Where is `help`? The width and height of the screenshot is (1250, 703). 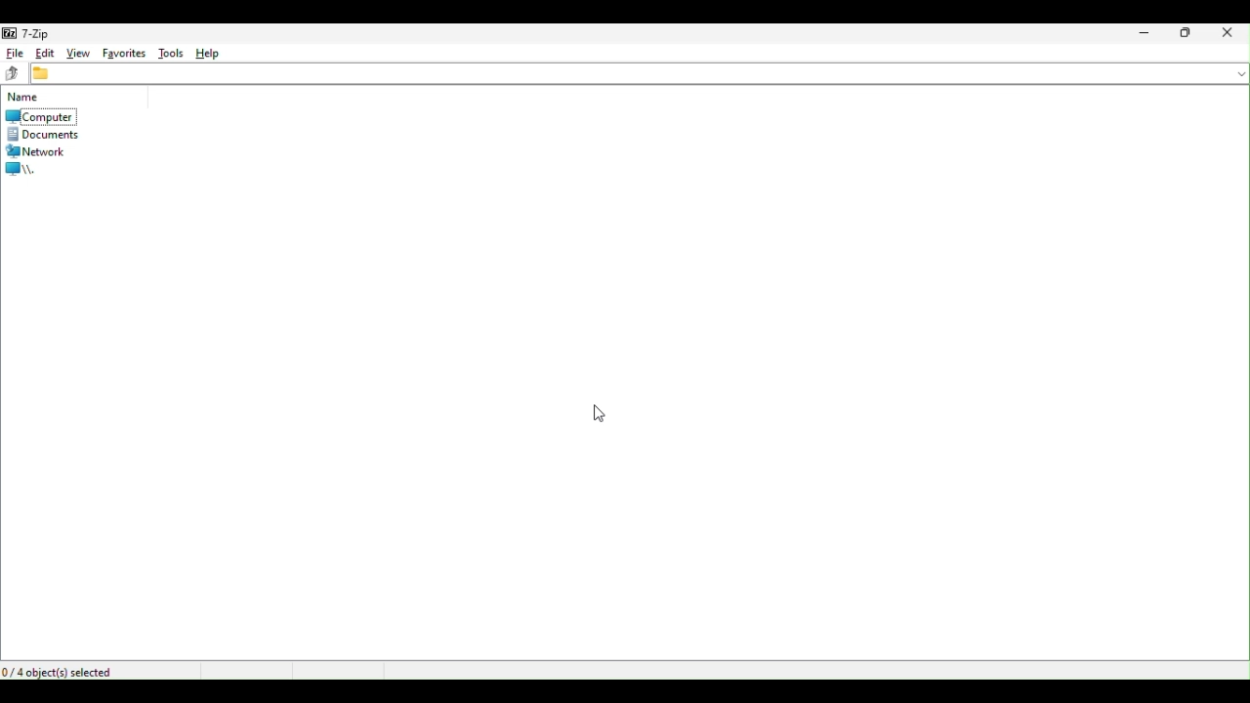 help is located at coordinates (212, 55).